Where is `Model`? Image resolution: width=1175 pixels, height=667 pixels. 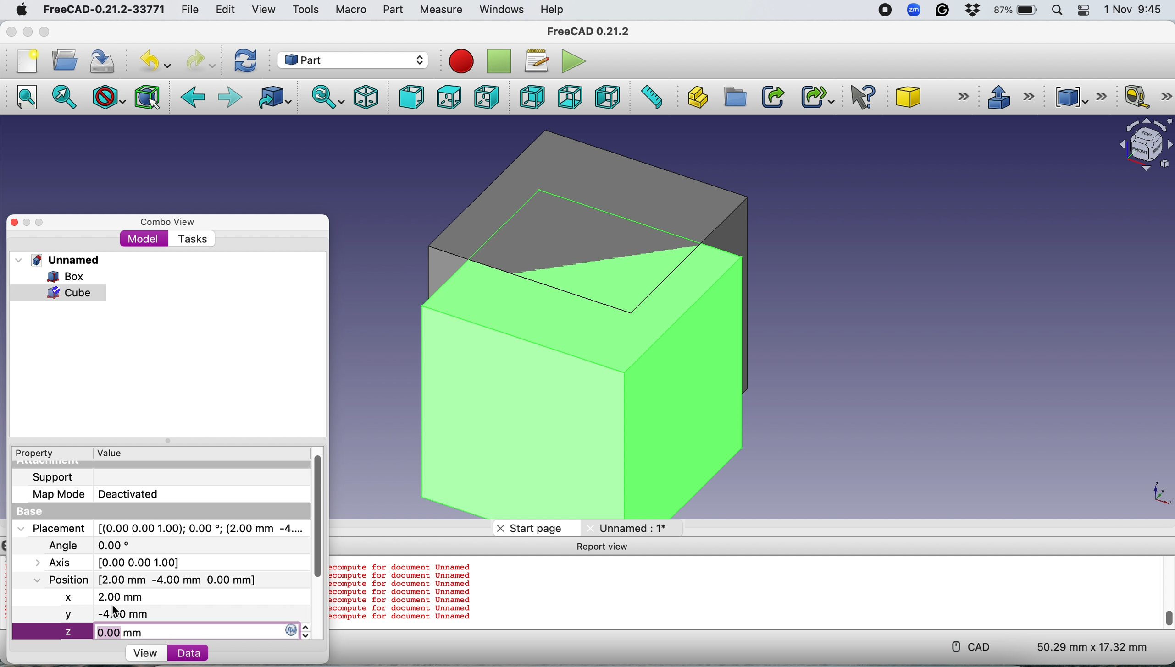
Model is located at coordinates (144, 240).